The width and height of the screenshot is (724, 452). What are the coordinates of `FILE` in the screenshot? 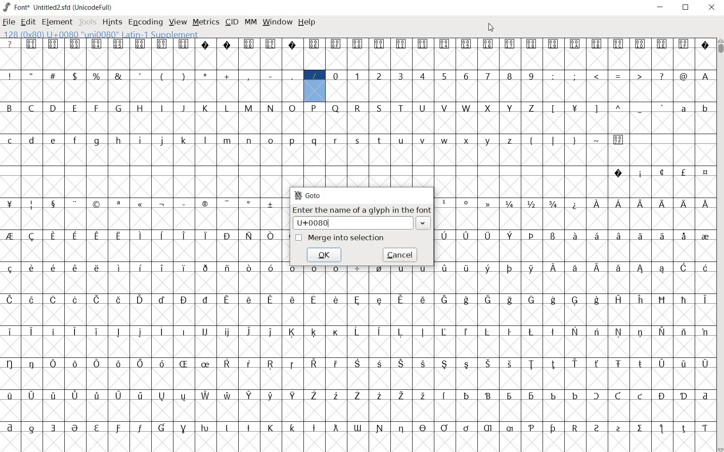 It's located at (9, 22).